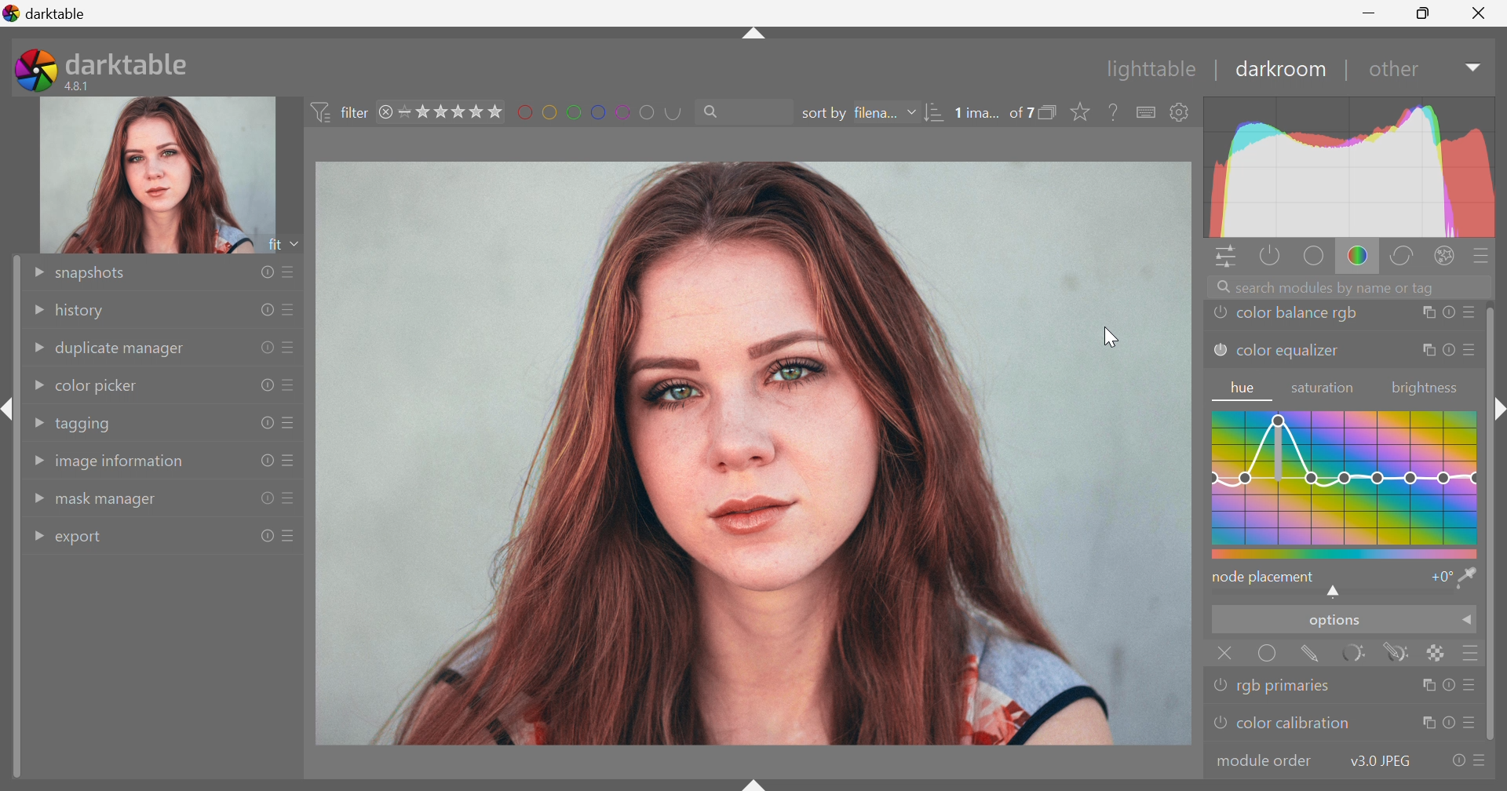 This screenshot has width=1507, height=791. Describe the element at coordinates (1424, 388) in the screenshot. I see `brightness` at that location.